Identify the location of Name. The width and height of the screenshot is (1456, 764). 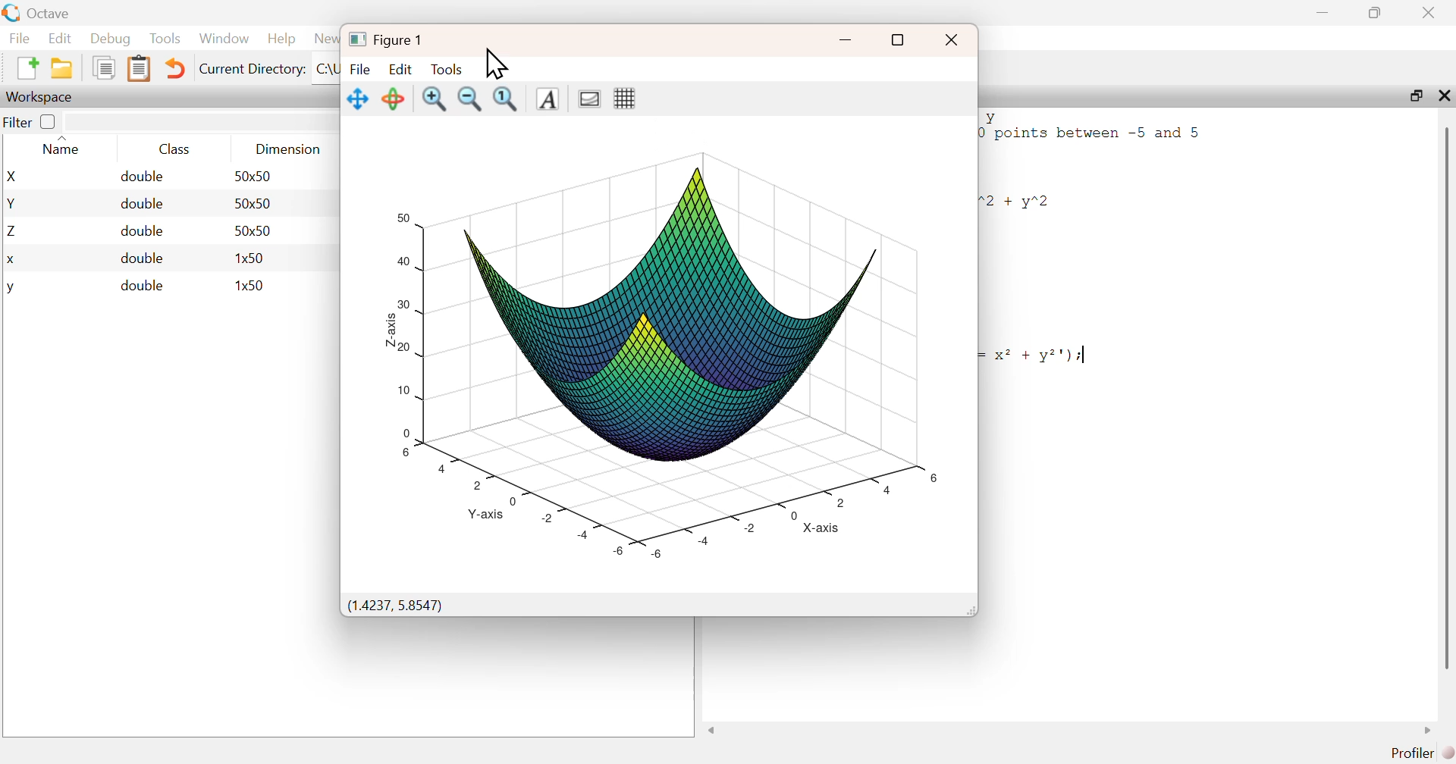
(65, 146).